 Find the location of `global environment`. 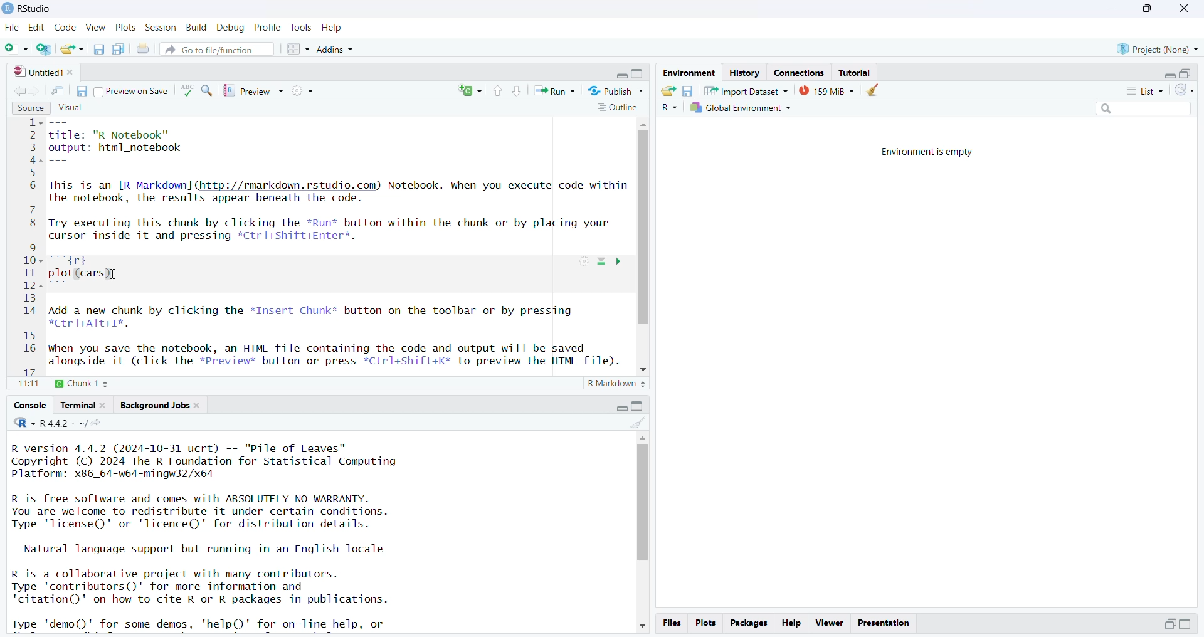

global environment is located at coordinates (739, 108).